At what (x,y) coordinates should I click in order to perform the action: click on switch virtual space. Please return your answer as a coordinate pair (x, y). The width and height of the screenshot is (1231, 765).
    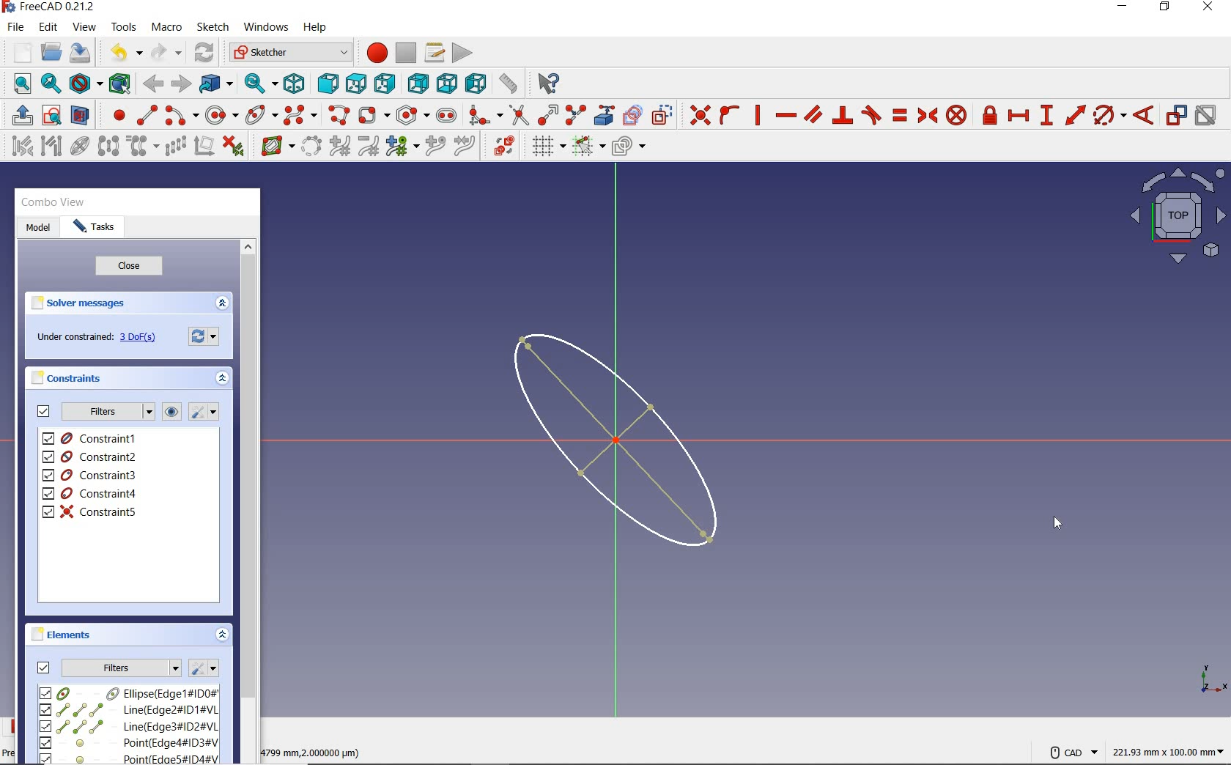
    Looking at the image, I should click on (503, 146).